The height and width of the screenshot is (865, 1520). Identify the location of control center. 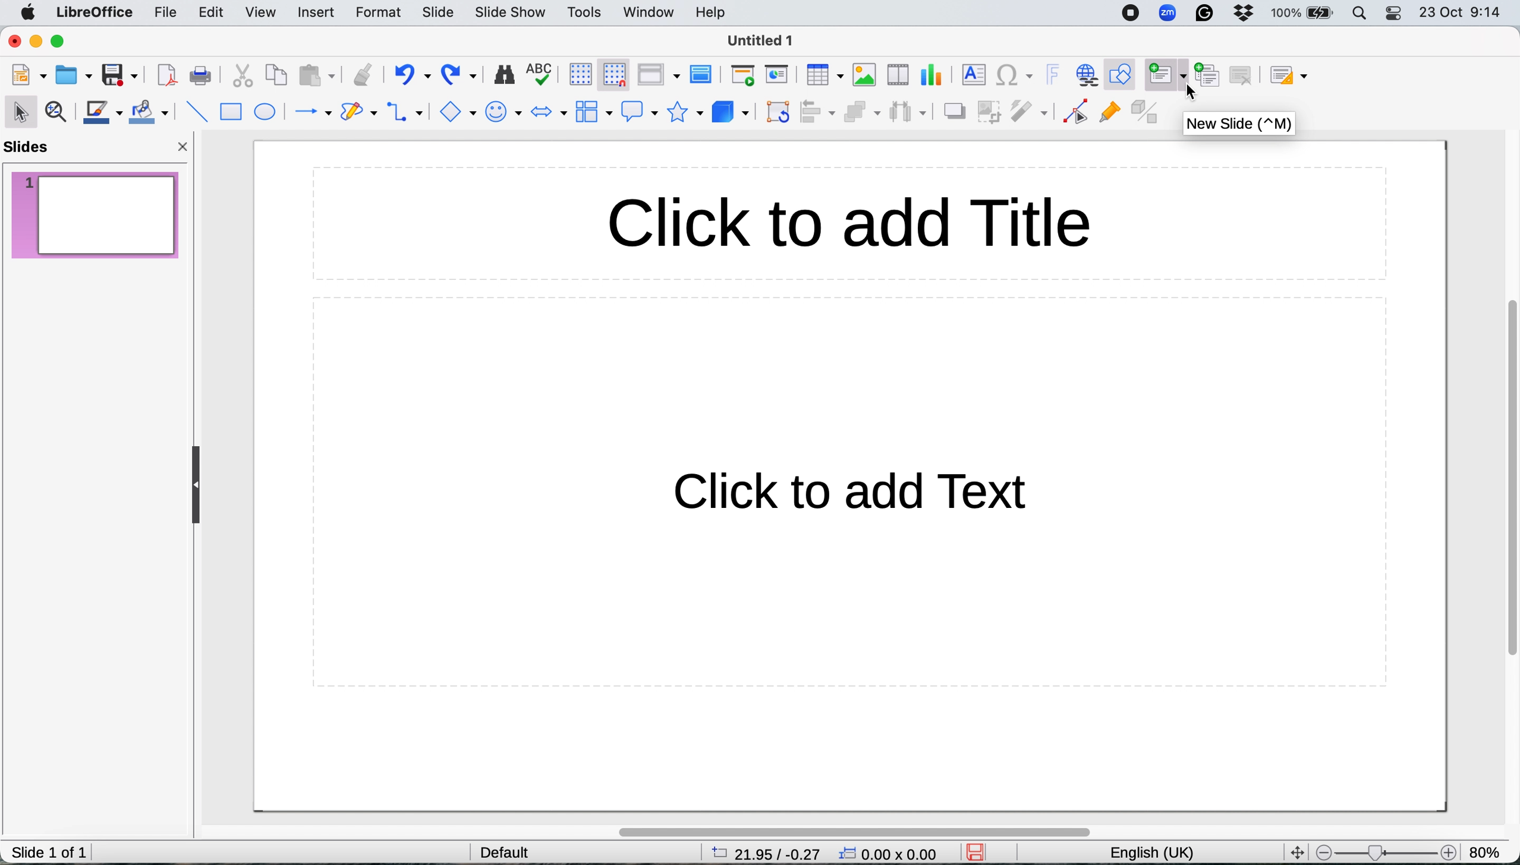
(1396, 14).